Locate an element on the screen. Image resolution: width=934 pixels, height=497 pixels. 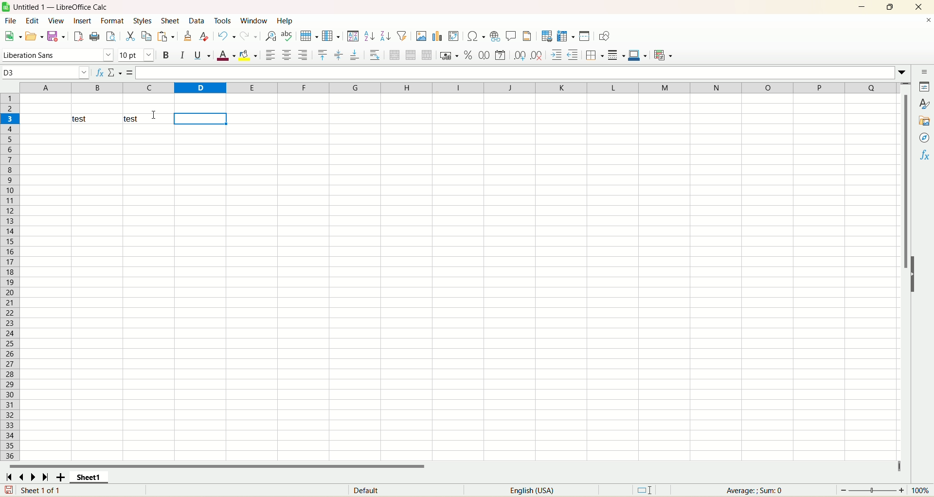
align bottom is located at coordinates (355, 54).